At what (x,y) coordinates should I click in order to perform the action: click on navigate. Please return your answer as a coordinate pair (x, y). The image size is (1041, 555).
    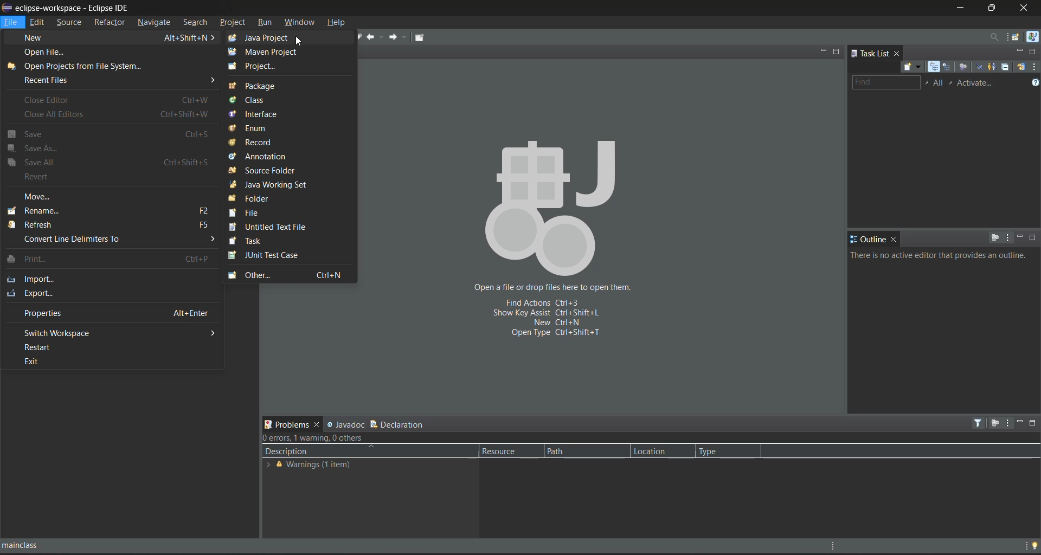
    Looking at the image, I should click on (153, 22).